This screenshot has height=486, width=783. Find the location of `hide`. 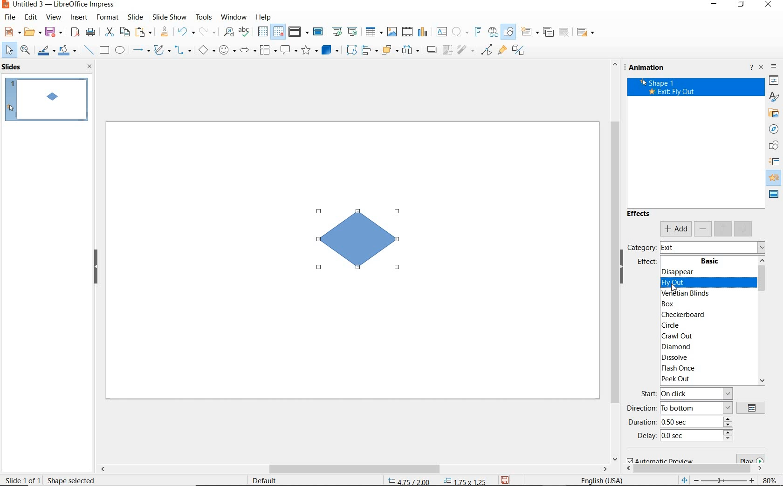

hide is located at coordinates (96, 268).